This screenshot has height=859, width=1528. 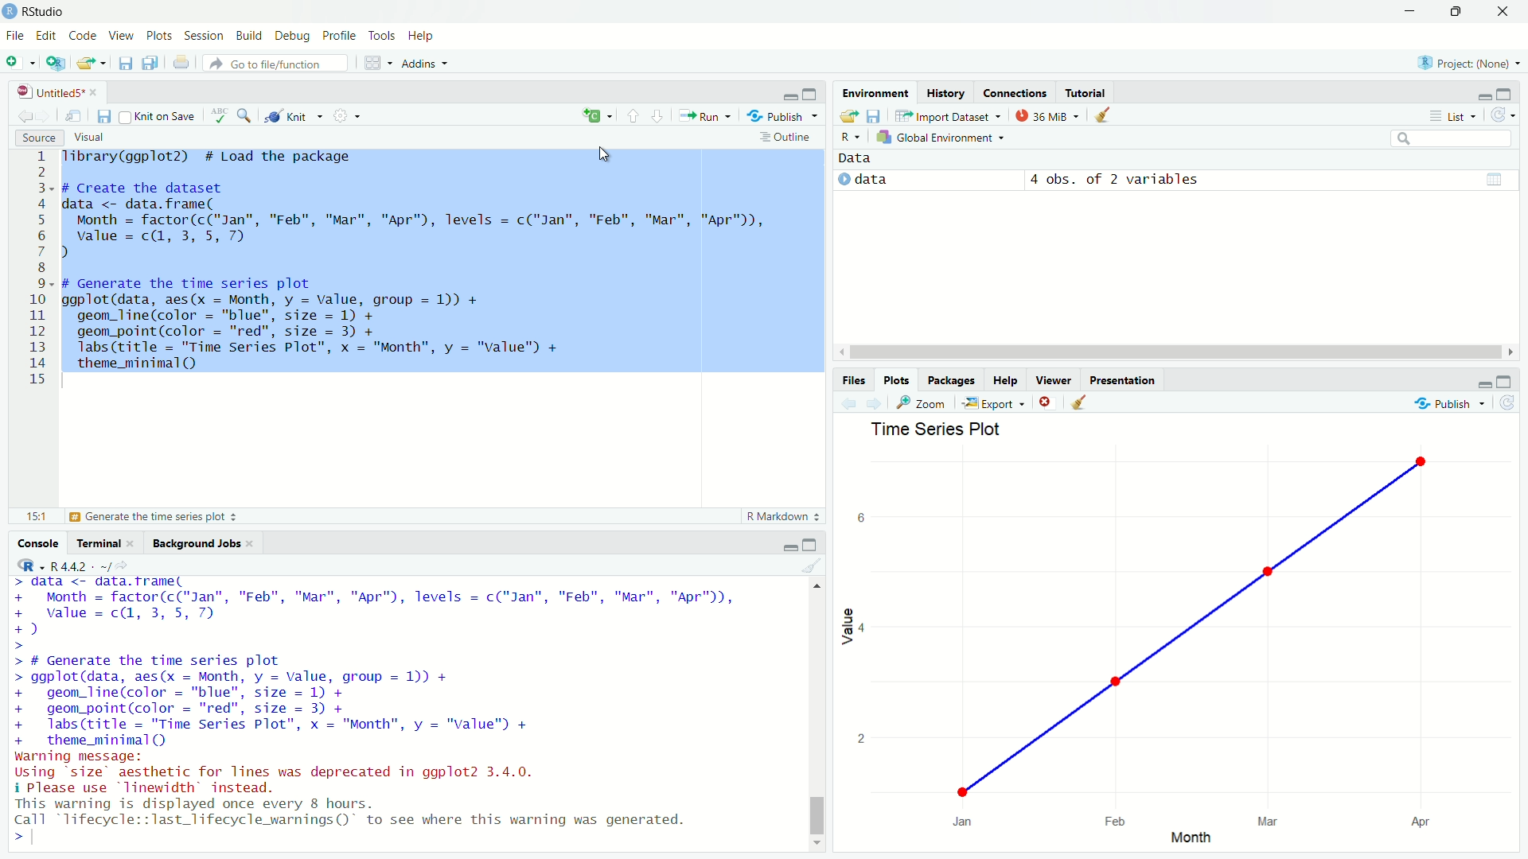 What do you see at coordinates (1086, 90) in the screenshot?
I see `tutorial` at bounding box center [1086, 90].